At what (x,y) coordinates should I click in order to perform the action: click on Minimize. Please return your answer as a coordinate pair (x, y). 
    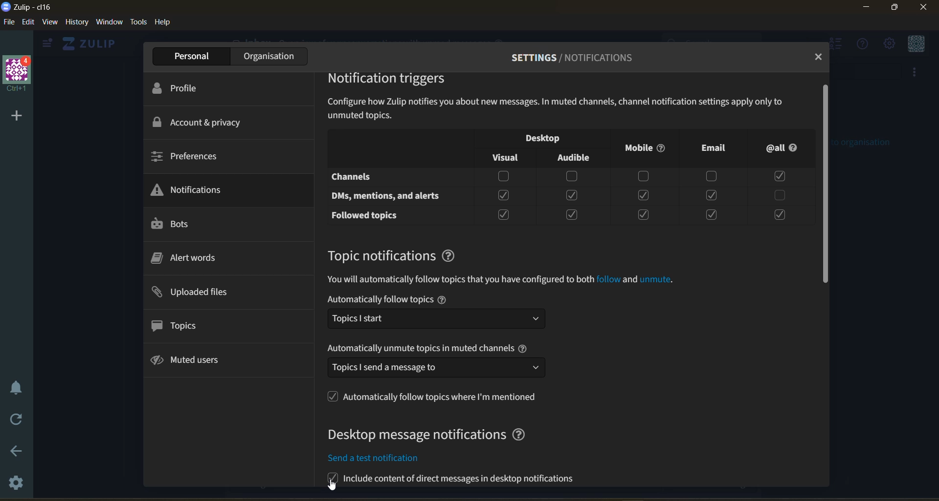
    Looking at the image, I should click on (867, 8).